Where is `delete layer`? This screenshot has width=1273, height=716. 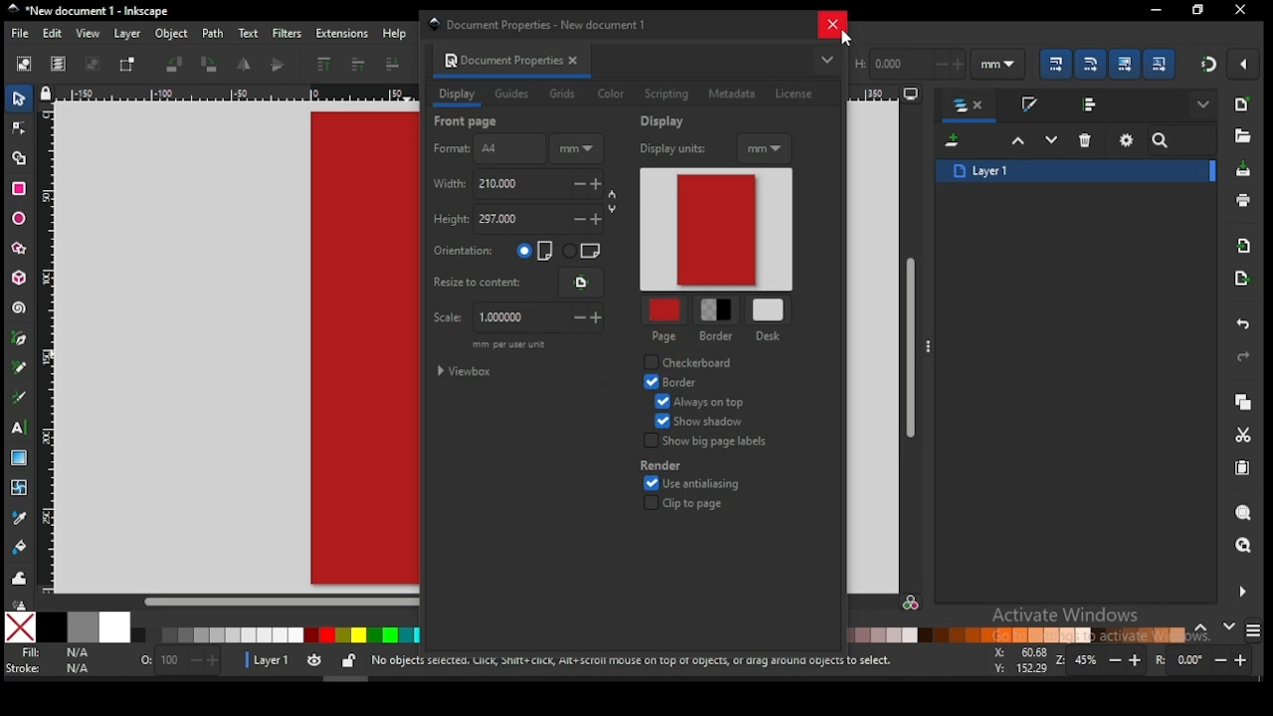
delete layer is located at coordinates (1086, 139).